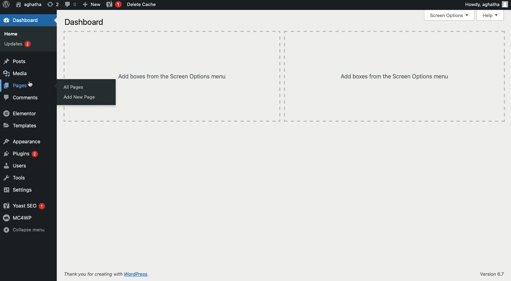  What do you see at coordinates (22, 141) in the screenshot?
I see `Appearance` at bounding box center [22, 141].